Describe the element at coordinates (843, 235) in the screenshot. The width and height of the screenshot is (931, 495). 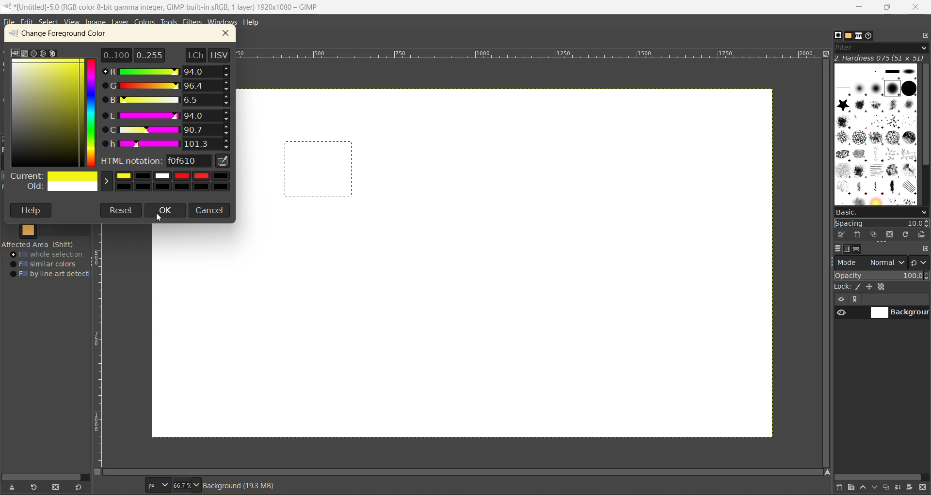
I see `edit this brush` at that location.